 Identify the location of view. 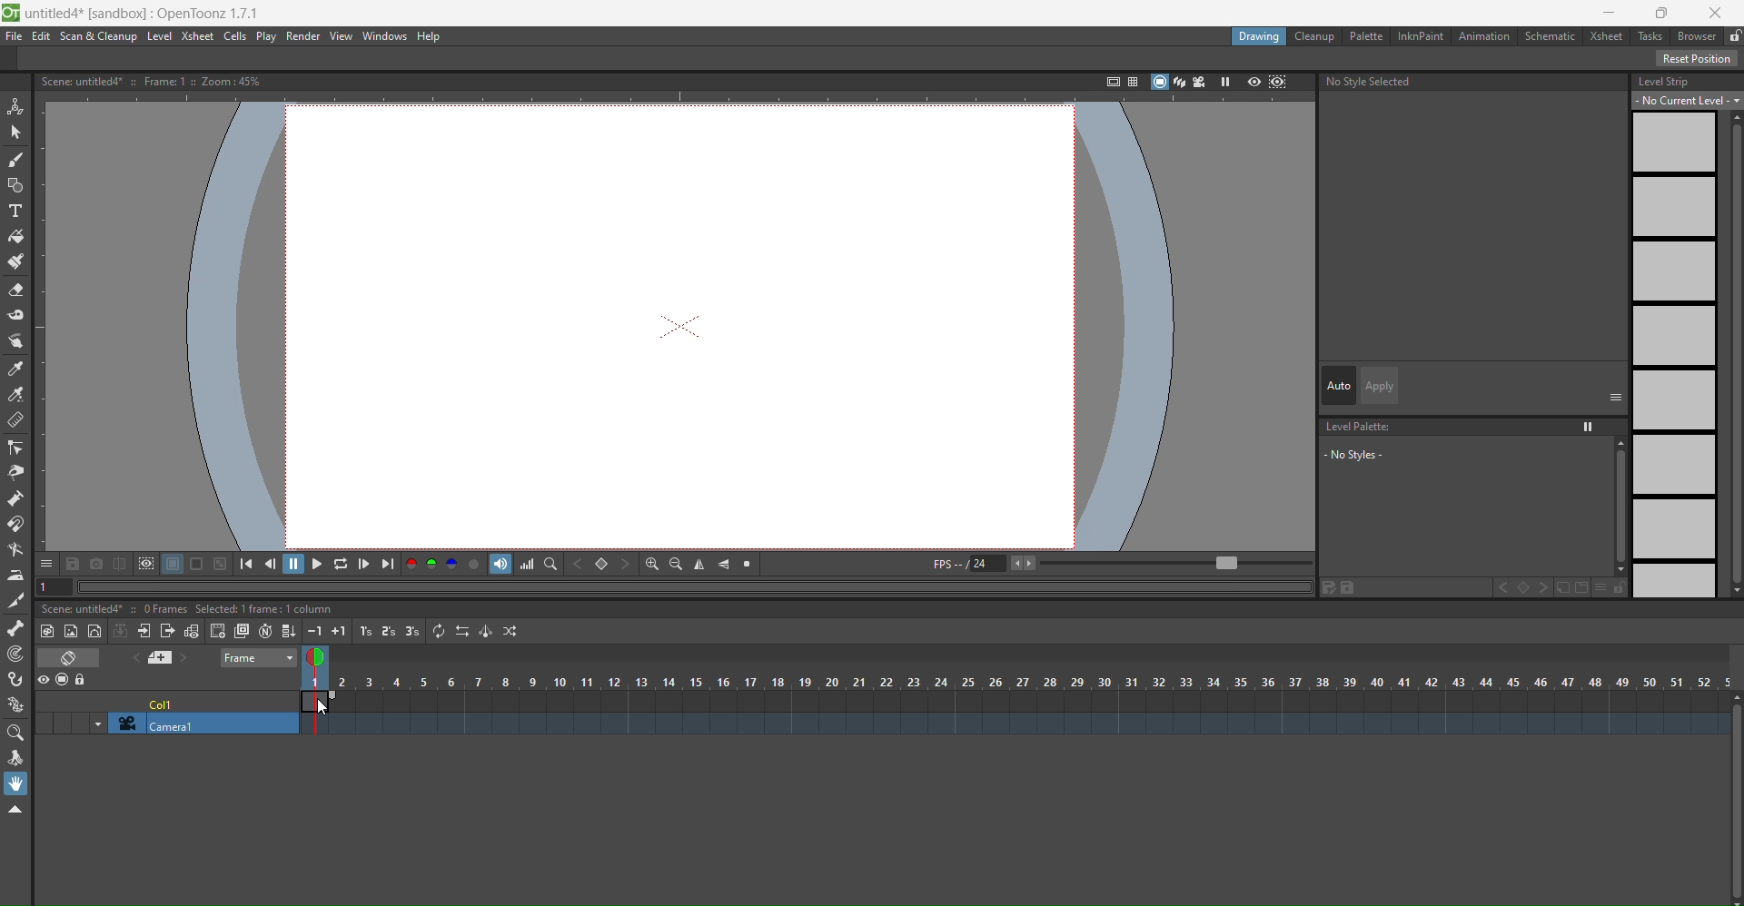
(320, 660).